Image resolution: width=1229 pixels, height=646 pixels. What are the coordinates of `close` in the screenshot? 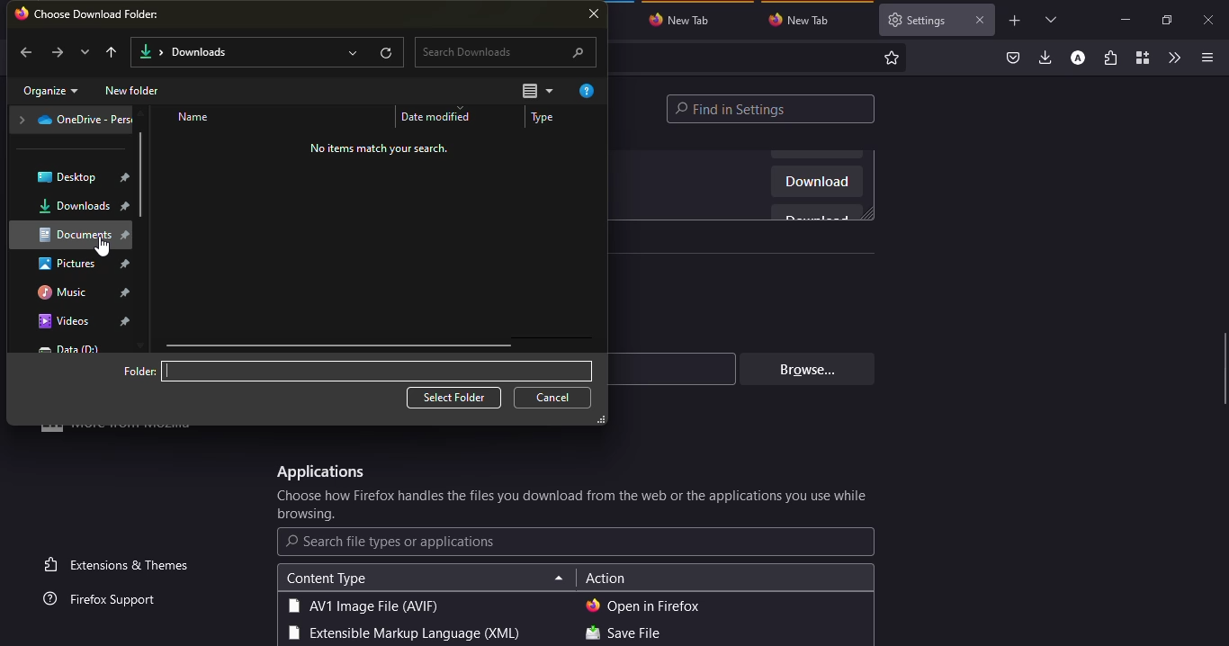 It's located at (1210, 21).